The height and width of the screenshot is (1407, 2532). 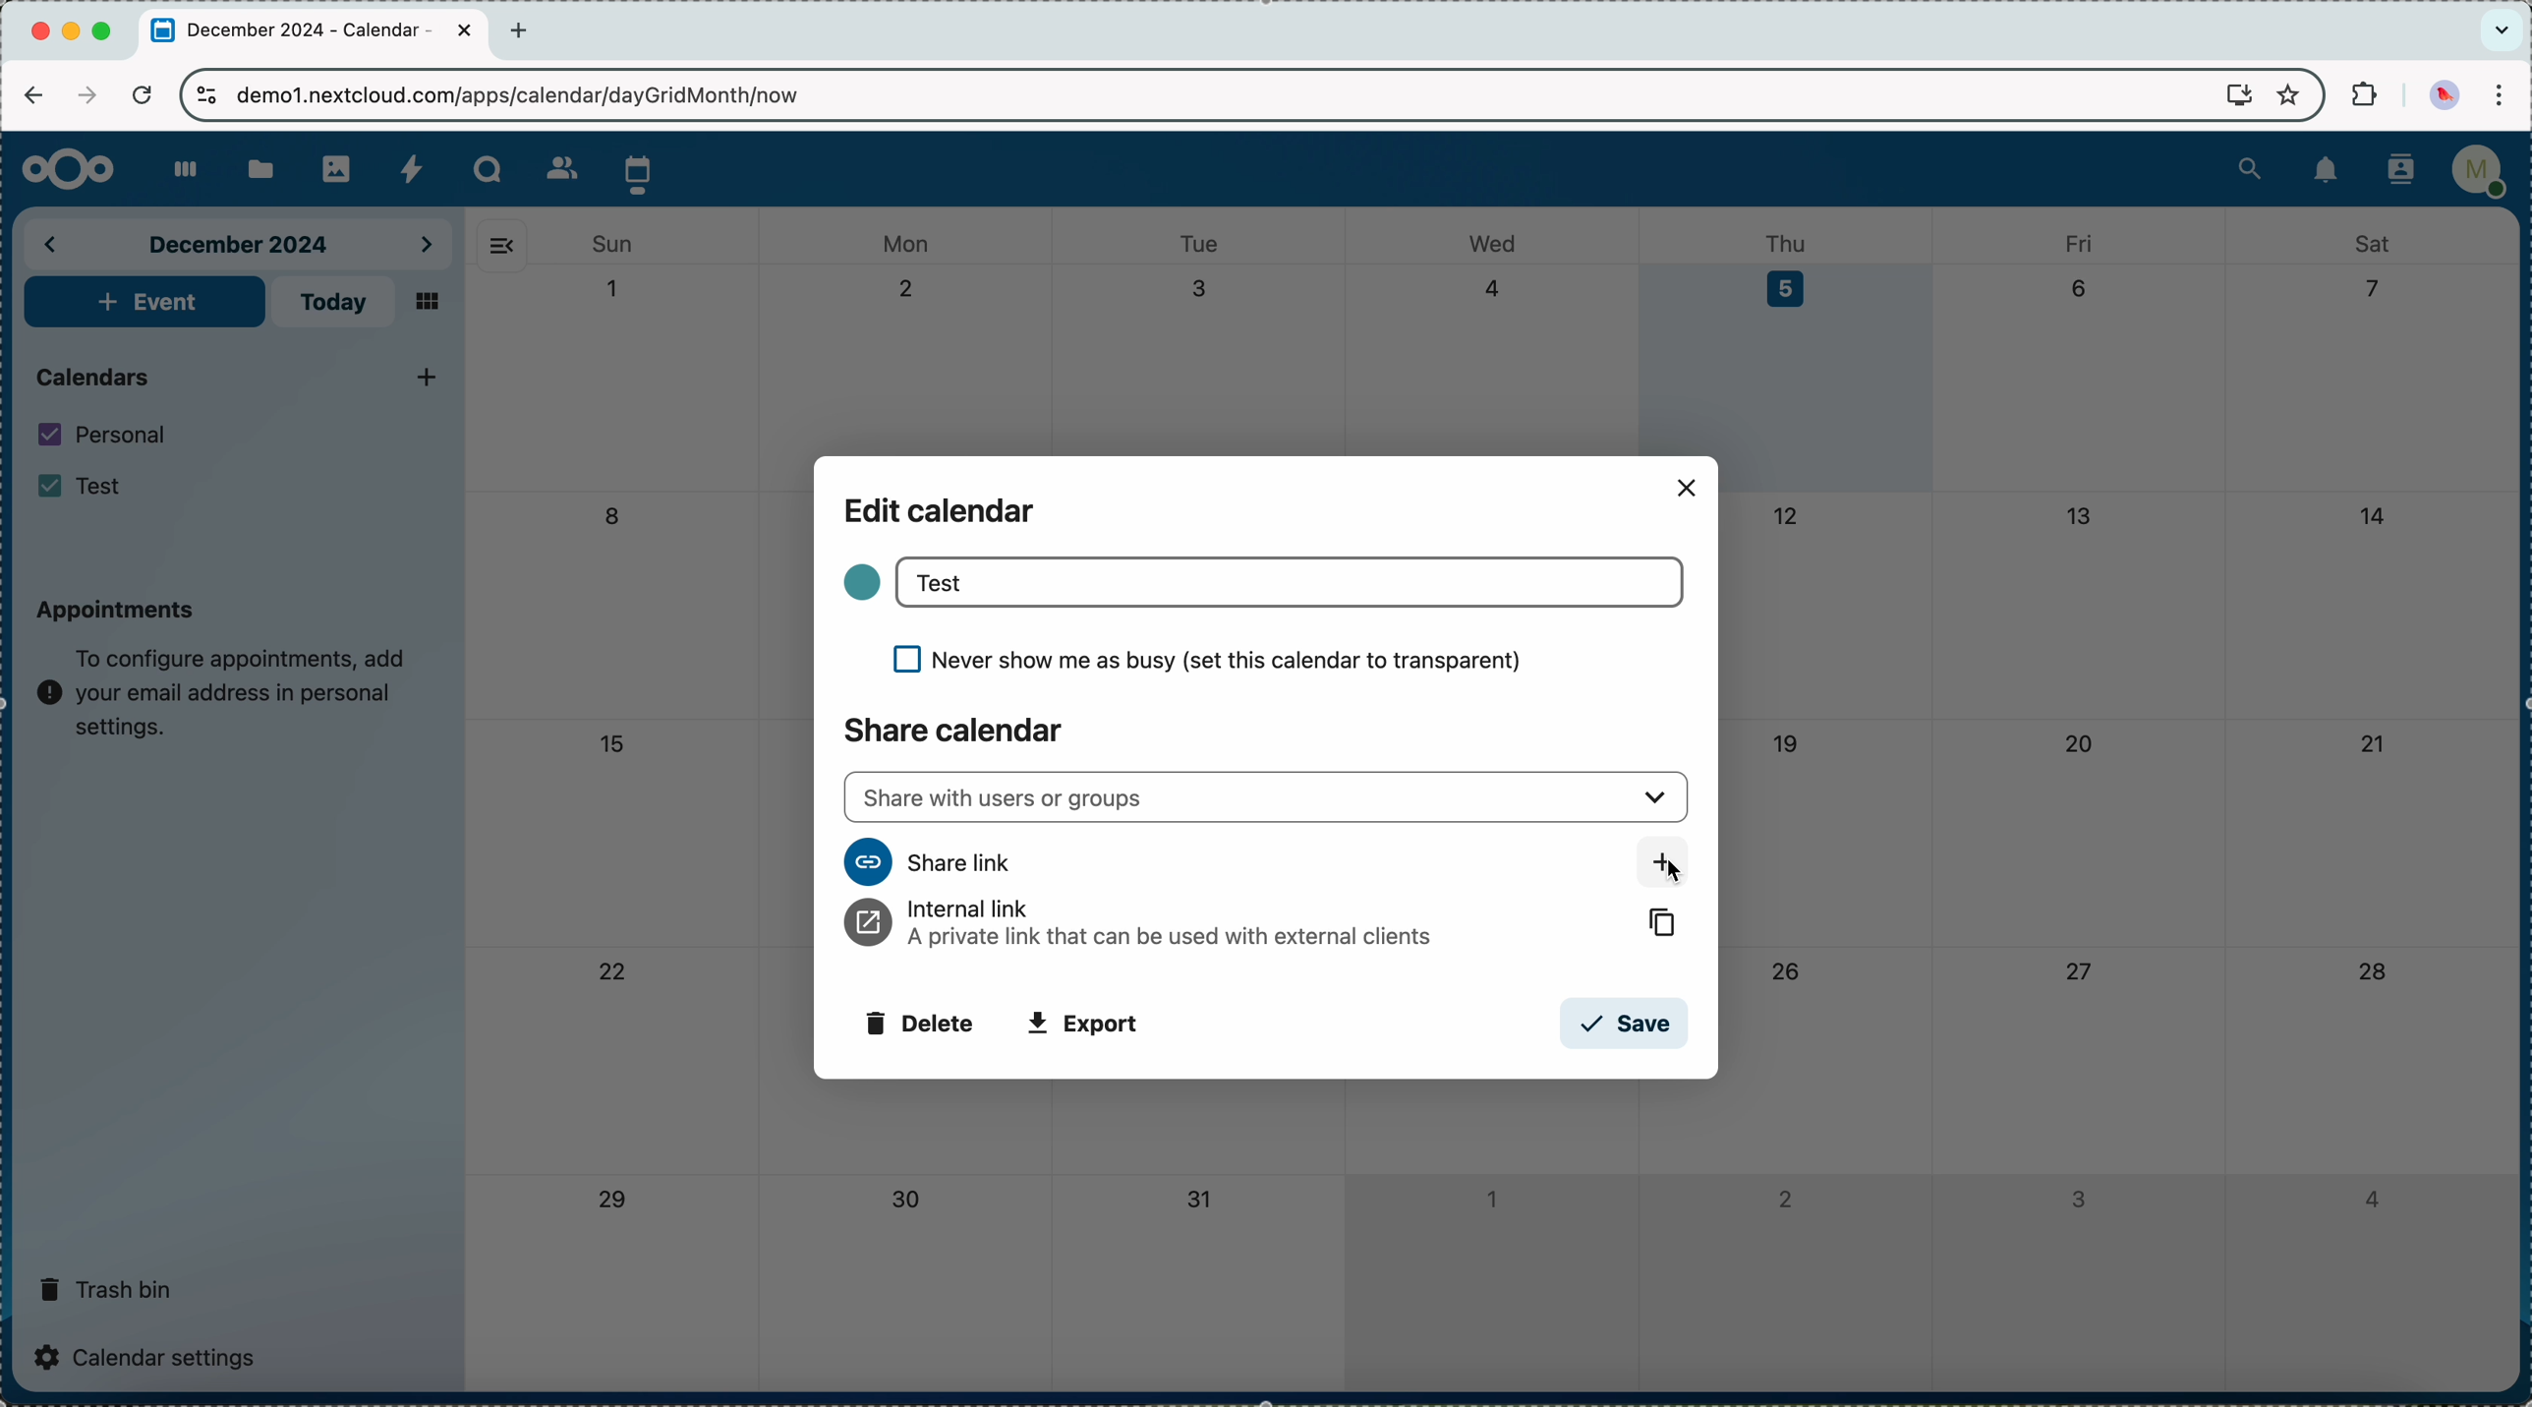 What do you see at coordinates (96, 375) in the screenshot?
I see `calendars` at bounding box center [96, 375].